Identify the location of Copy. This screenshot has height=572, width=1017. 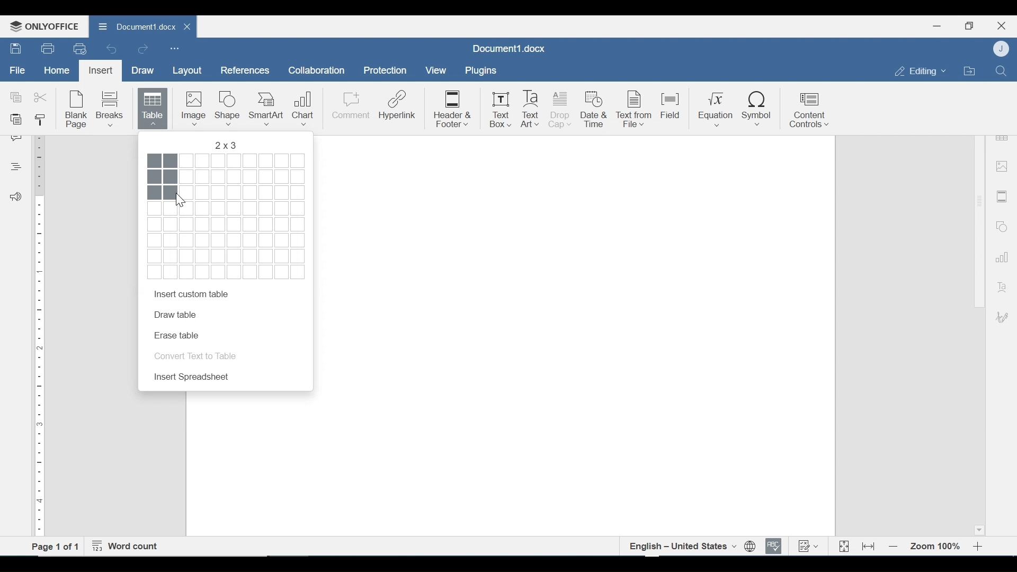
(16, 97).